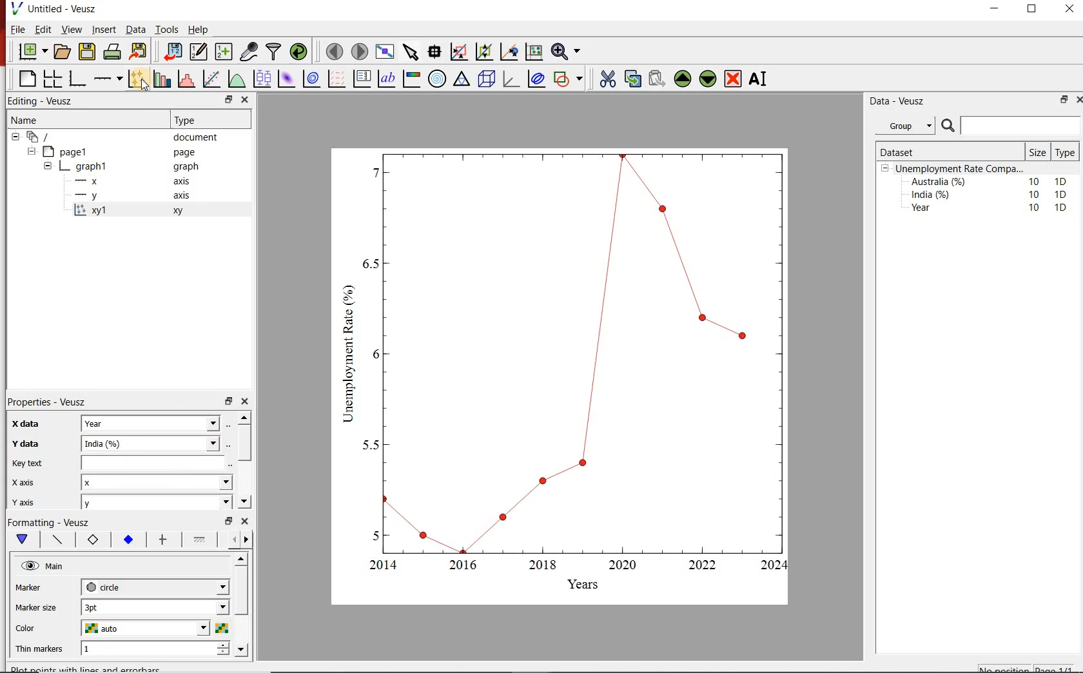  What do you see at coordinates (386, 51) in the screenshot?
I see `view plot on full screen` at bounding box center [386, 51].